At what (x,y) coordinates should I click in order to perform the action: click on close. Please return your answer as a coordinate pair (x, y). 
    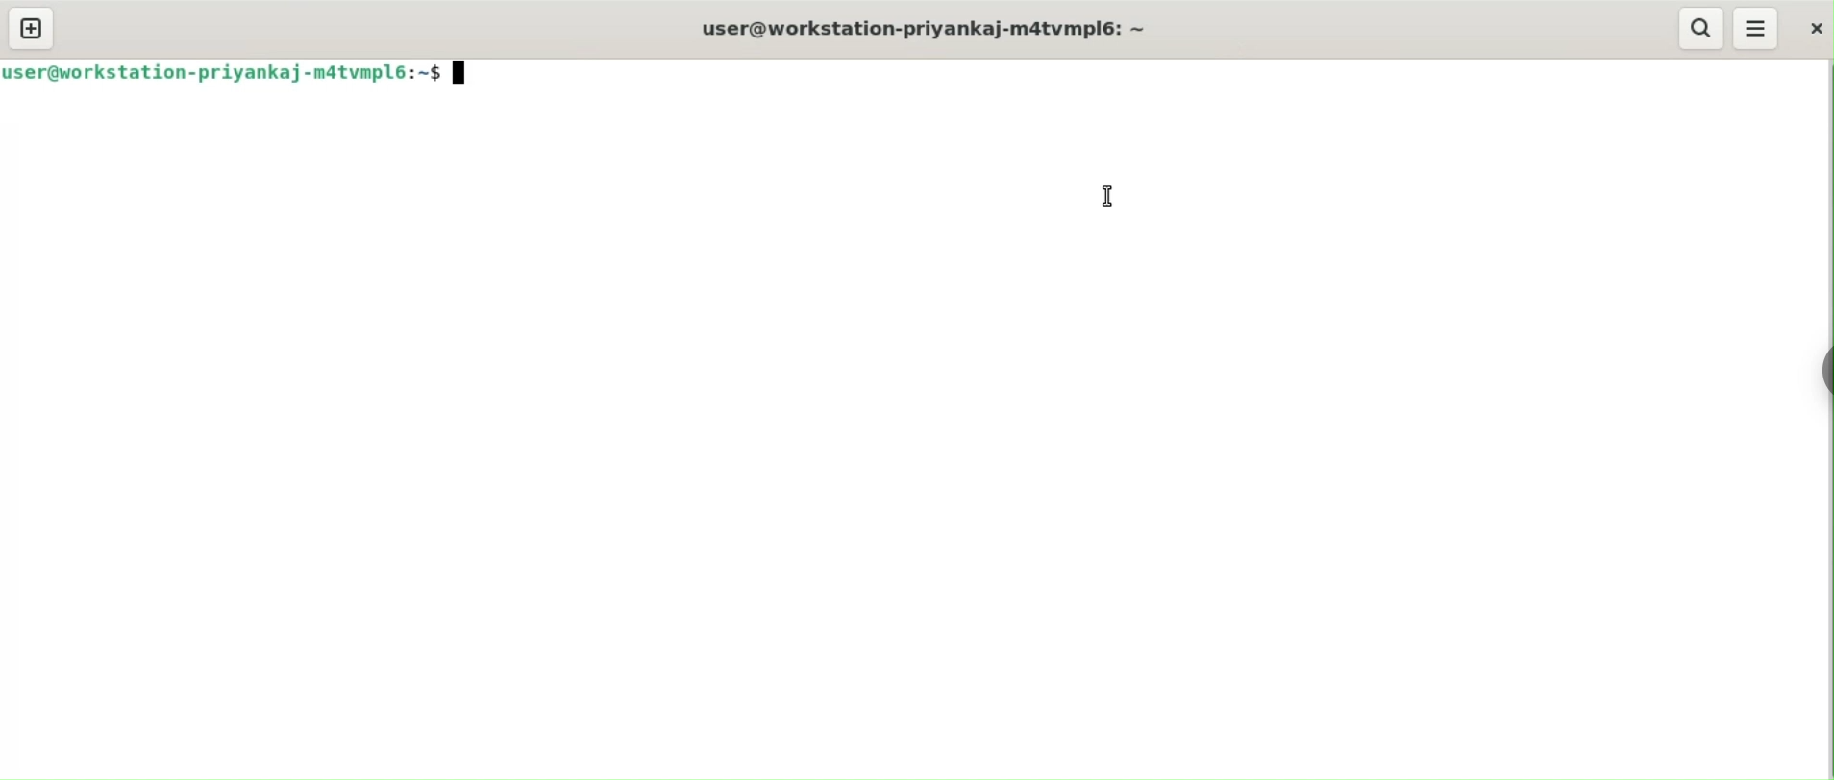
    Looking at the image, I should click on (1813, 27).